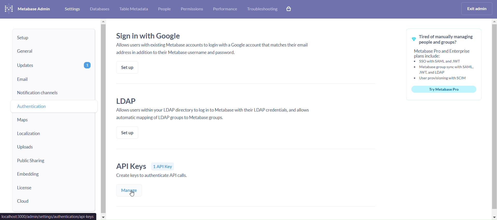  What do you see at coordinates (262, 10) in the screenshot?
I see `troubleshooting` at bounding box center [262, 10].